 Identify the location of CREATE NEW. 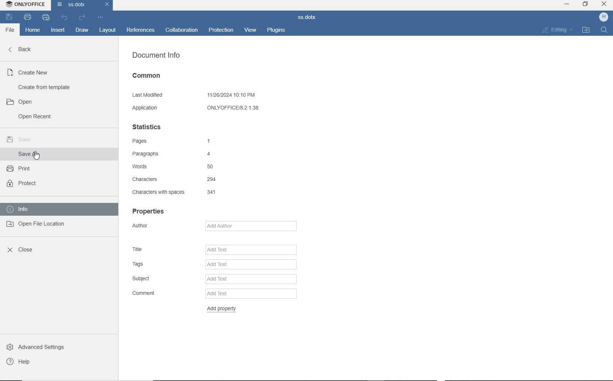
(29, 72).